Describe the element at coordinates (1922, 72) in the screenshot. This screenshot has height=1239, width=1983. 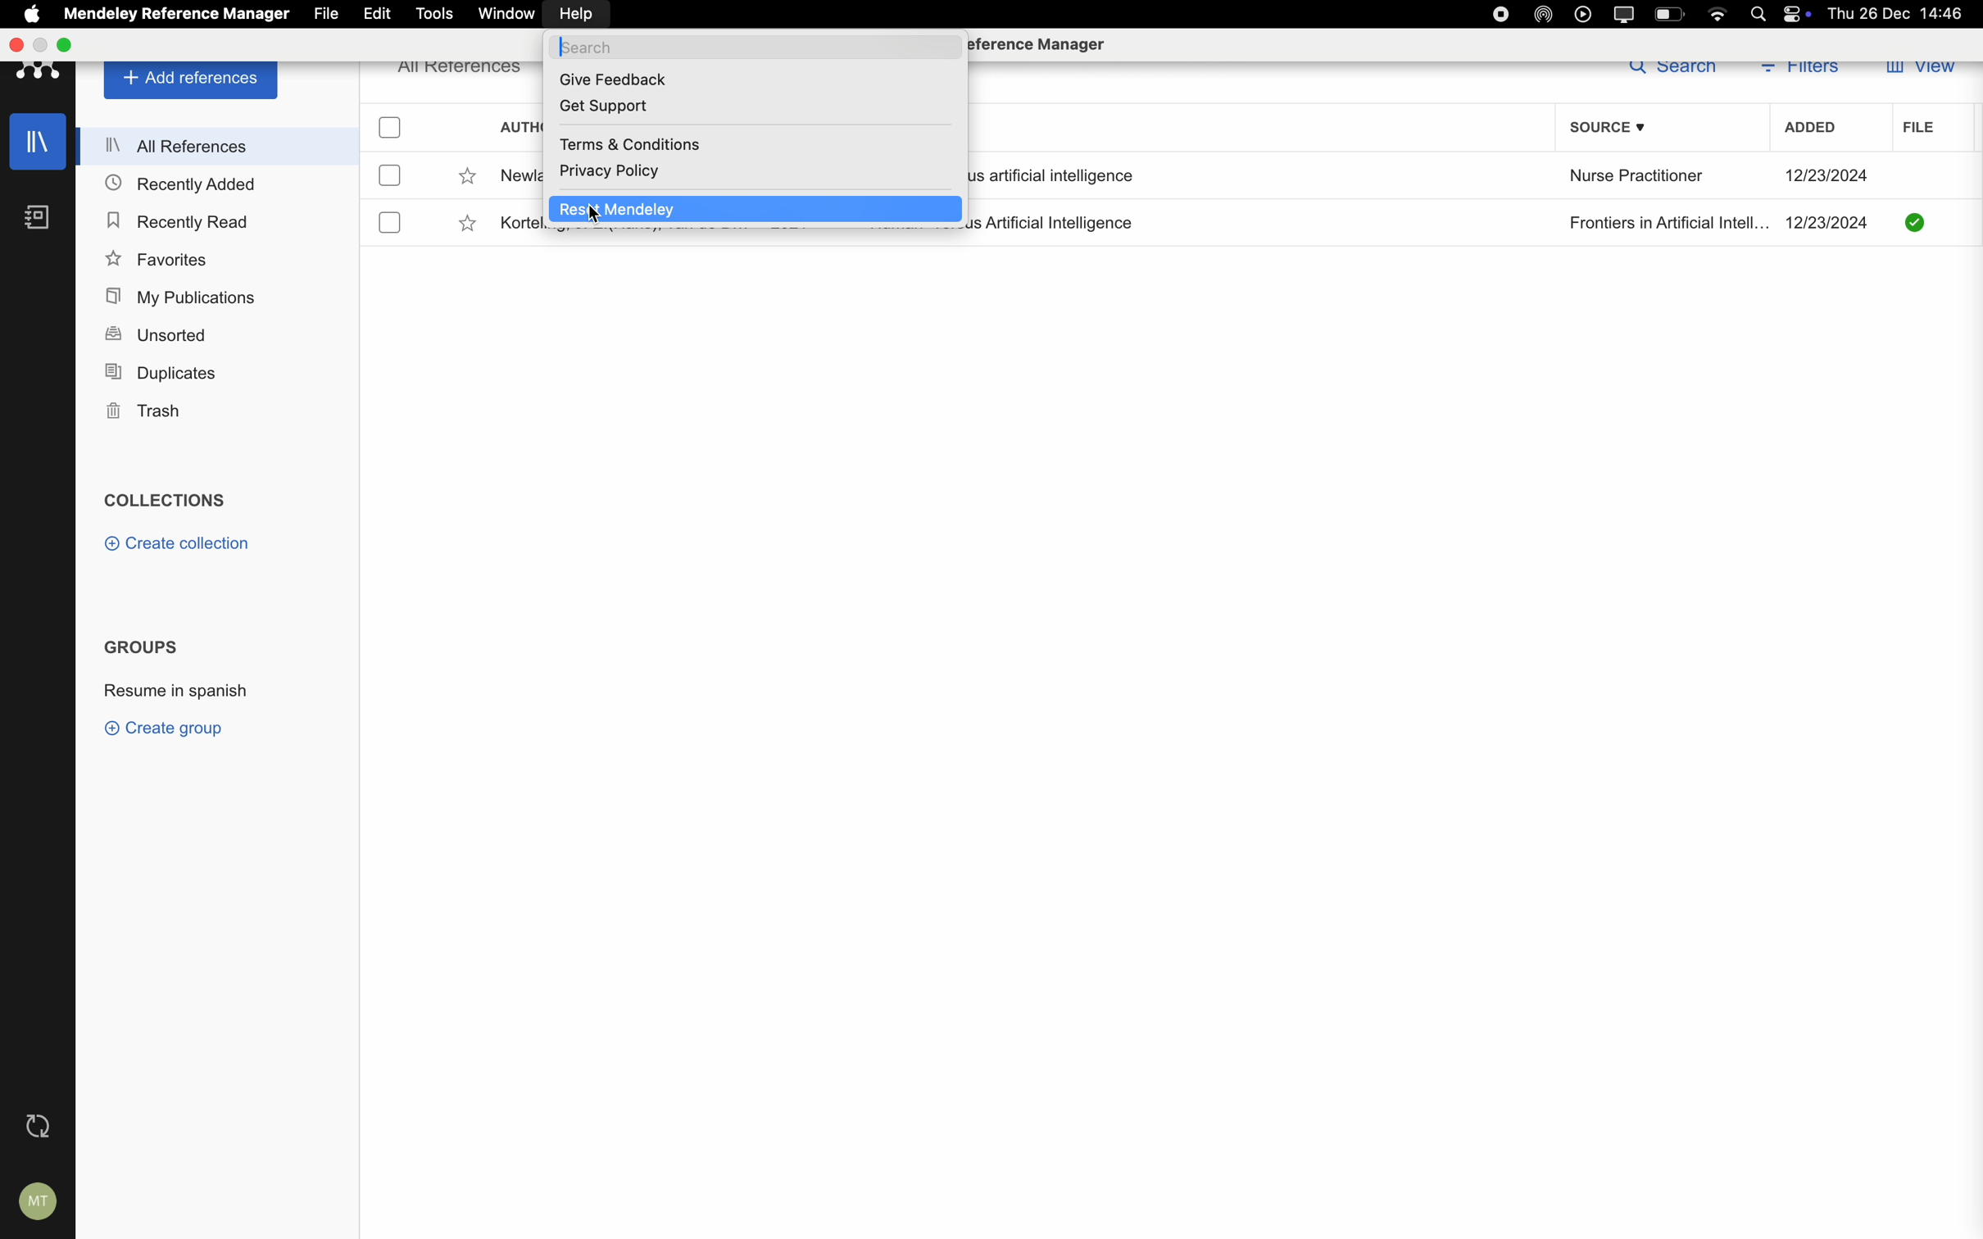
I see `view` at that location.